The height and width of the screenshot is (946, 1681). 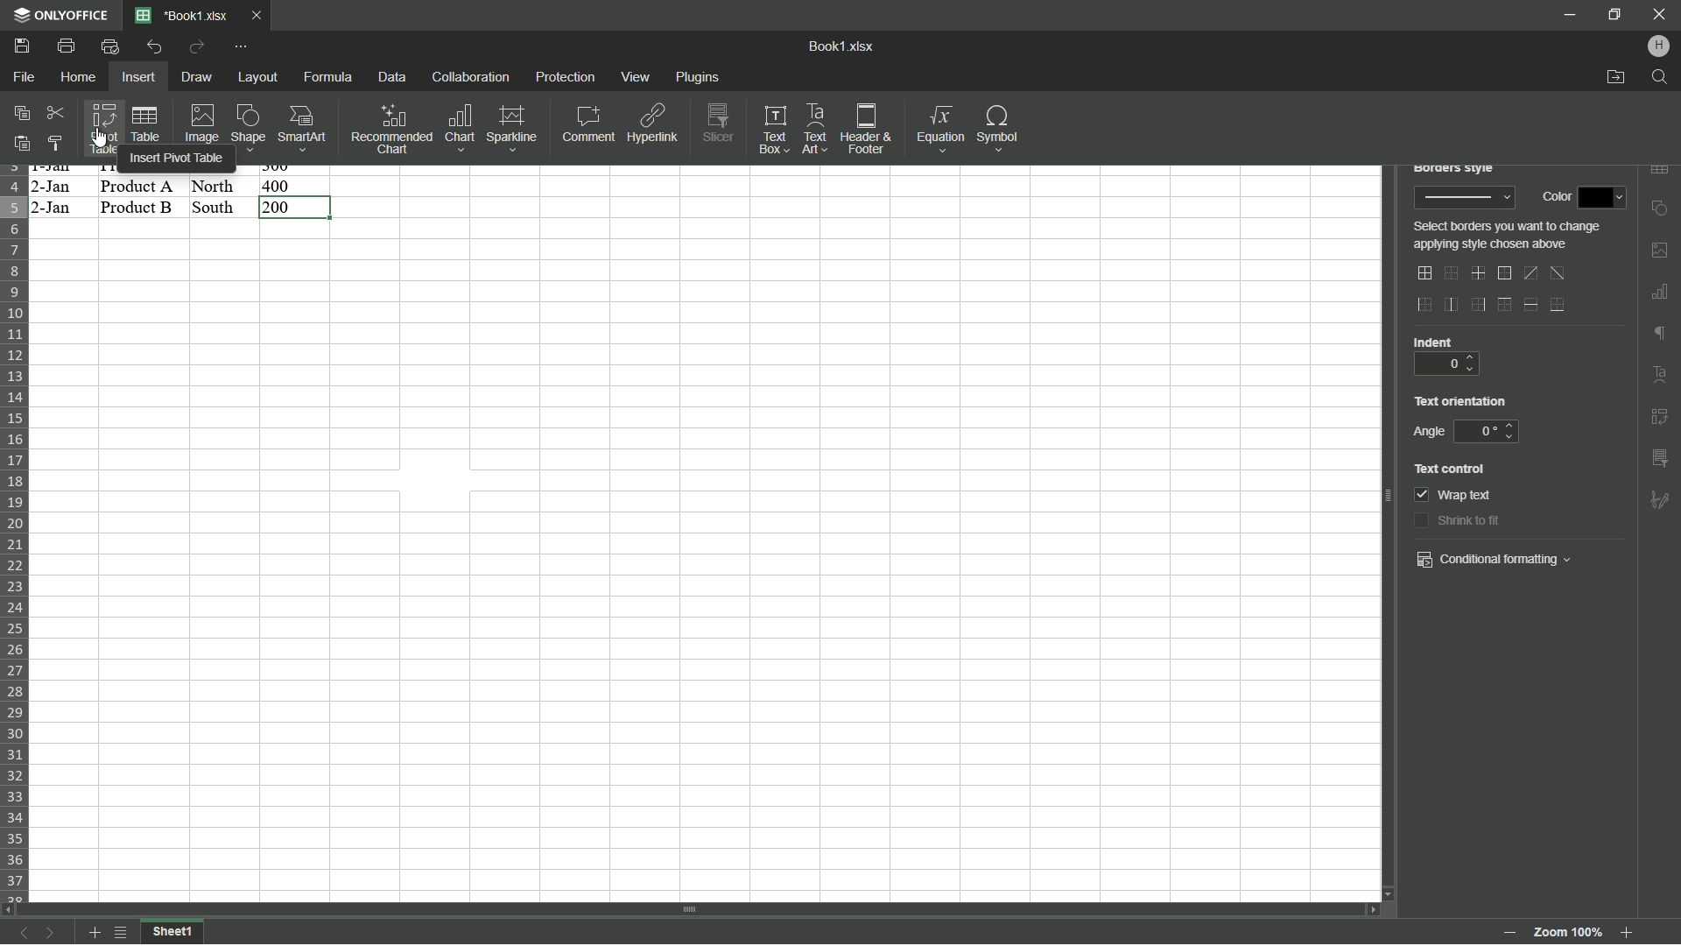 What do you see at coordinates (196, 75) in the screenshot?
I see `Draw` at bounding box center [196, 75].